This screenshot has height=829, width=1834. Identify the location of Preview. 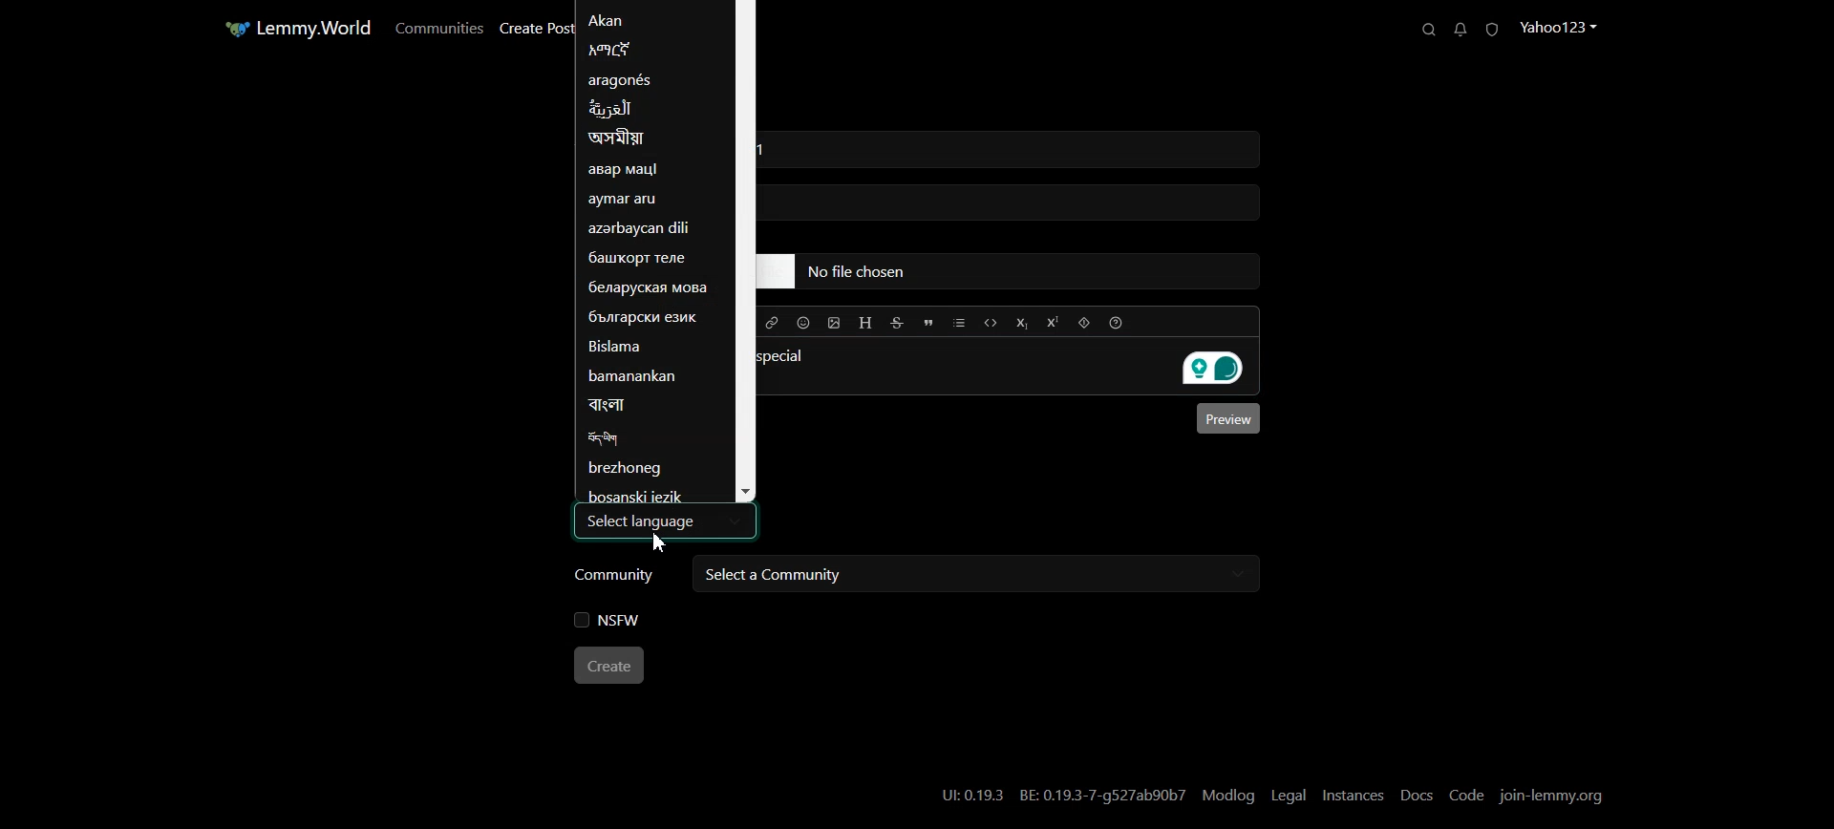
(1229, 420).